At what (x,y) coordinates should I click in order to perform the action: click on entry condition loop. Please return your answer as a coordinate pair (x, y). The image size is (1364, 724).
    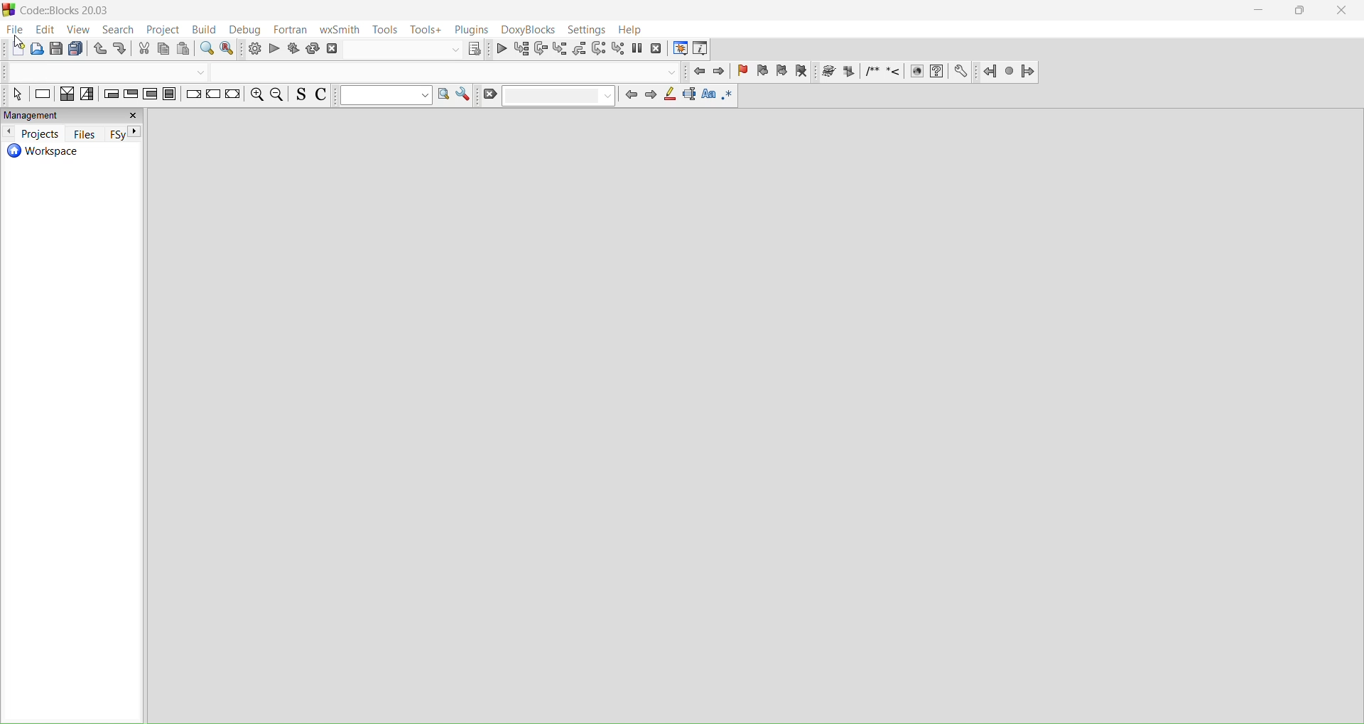
    Looking at the image, I should click on (110, 94).